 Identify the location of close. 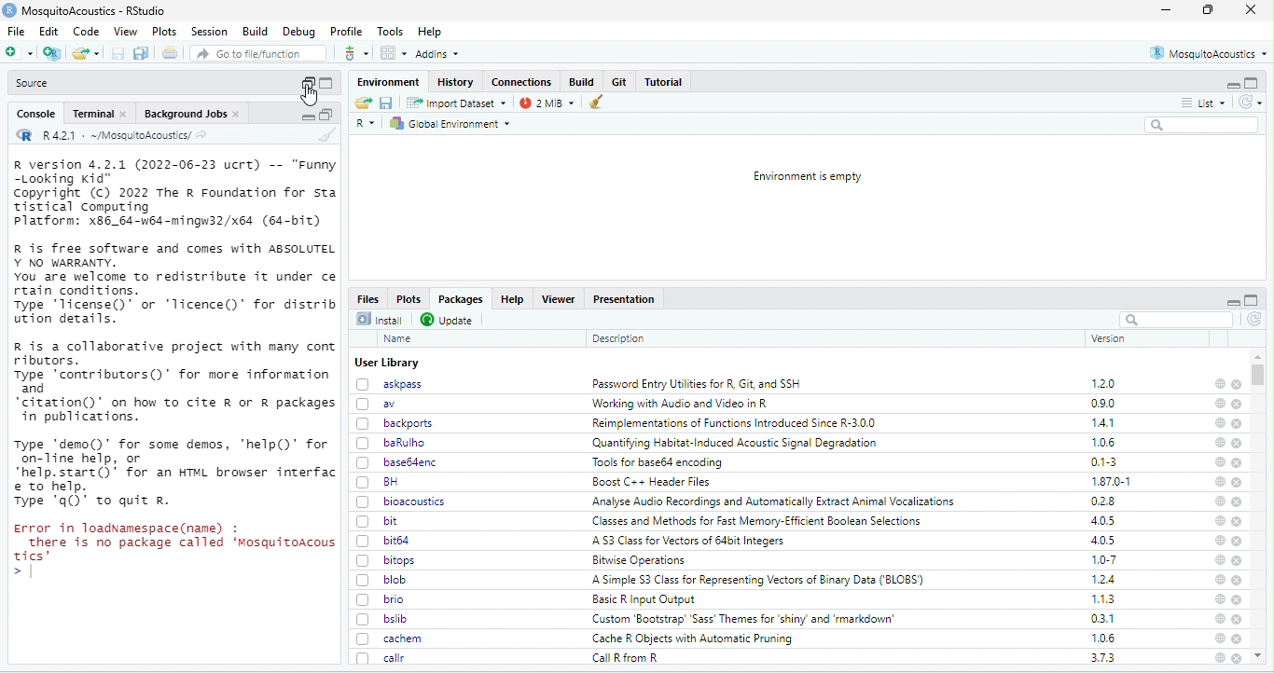
(1237, 619).